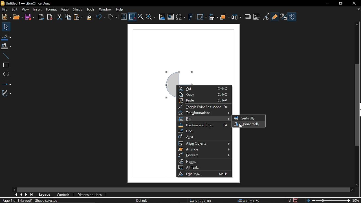 The width and height of the screenshot is (361, 203). I want to click on Current object, so click(179, 76).